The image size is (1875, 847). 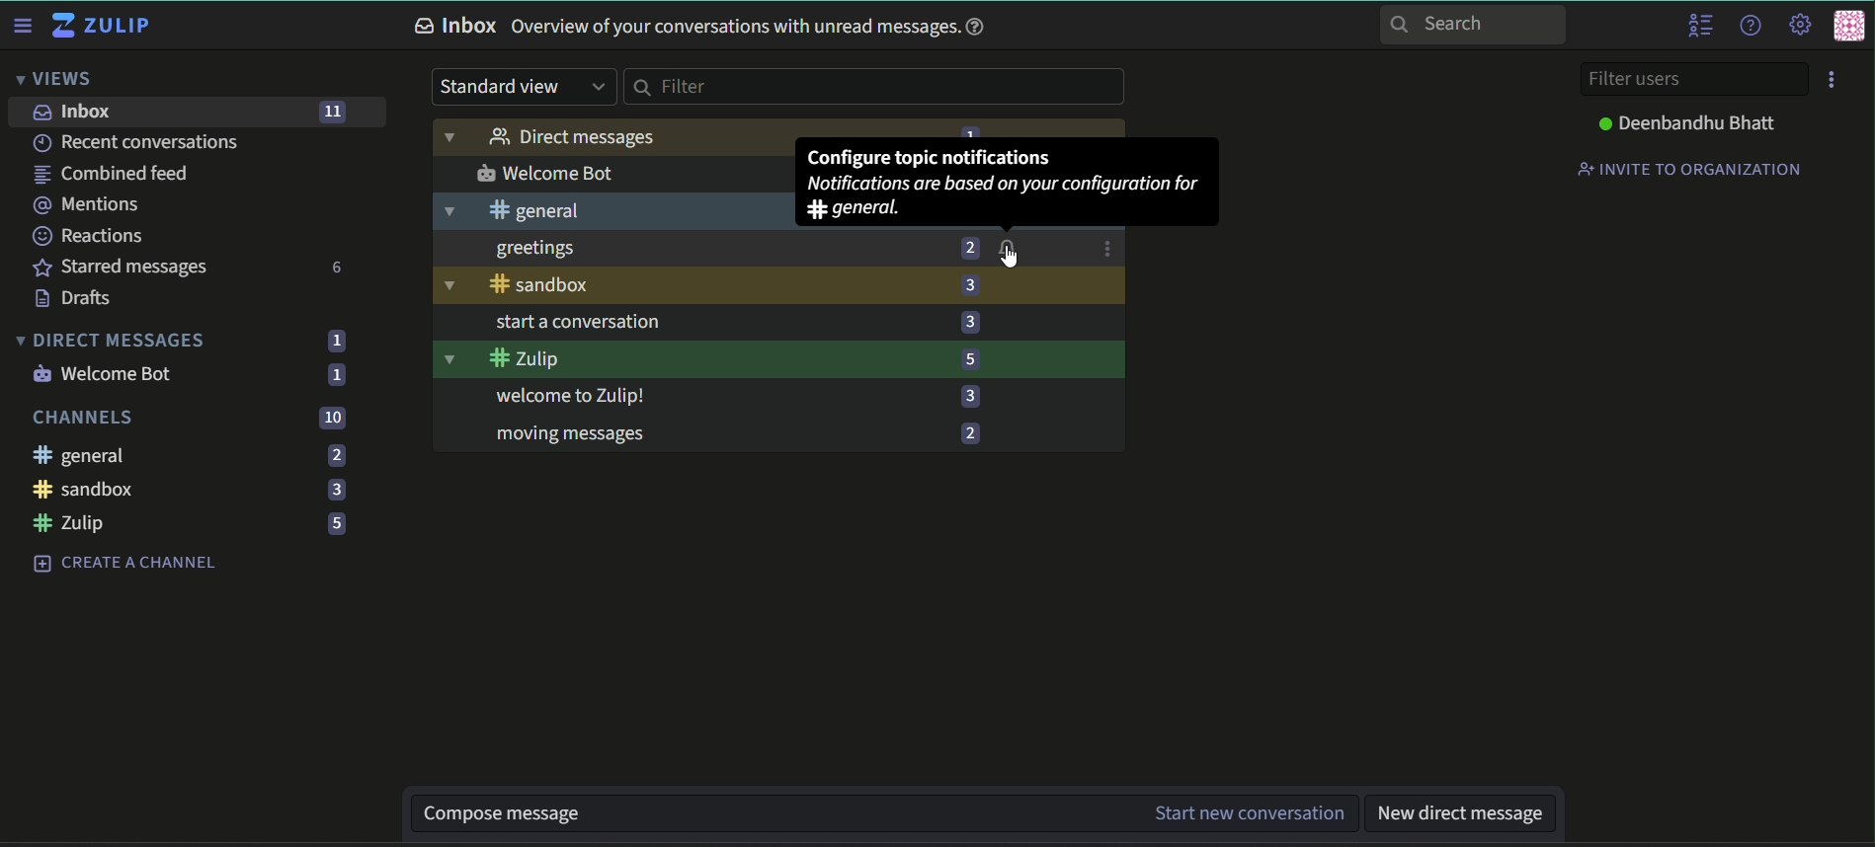 What do you see at coordinates (83, 418) in the screenshot?
I see `Channels` at bounding box center [83, 418].